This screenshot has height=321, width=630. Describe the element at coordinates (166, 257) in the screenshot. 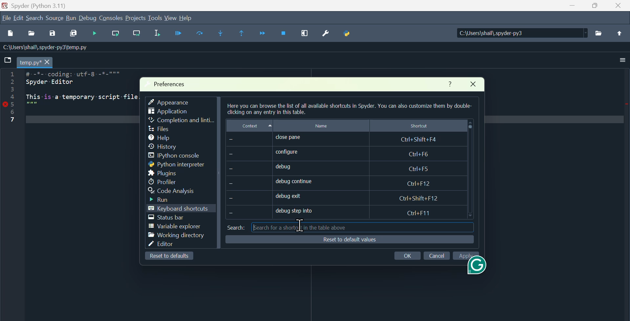

I see `Reset to default` at that location.